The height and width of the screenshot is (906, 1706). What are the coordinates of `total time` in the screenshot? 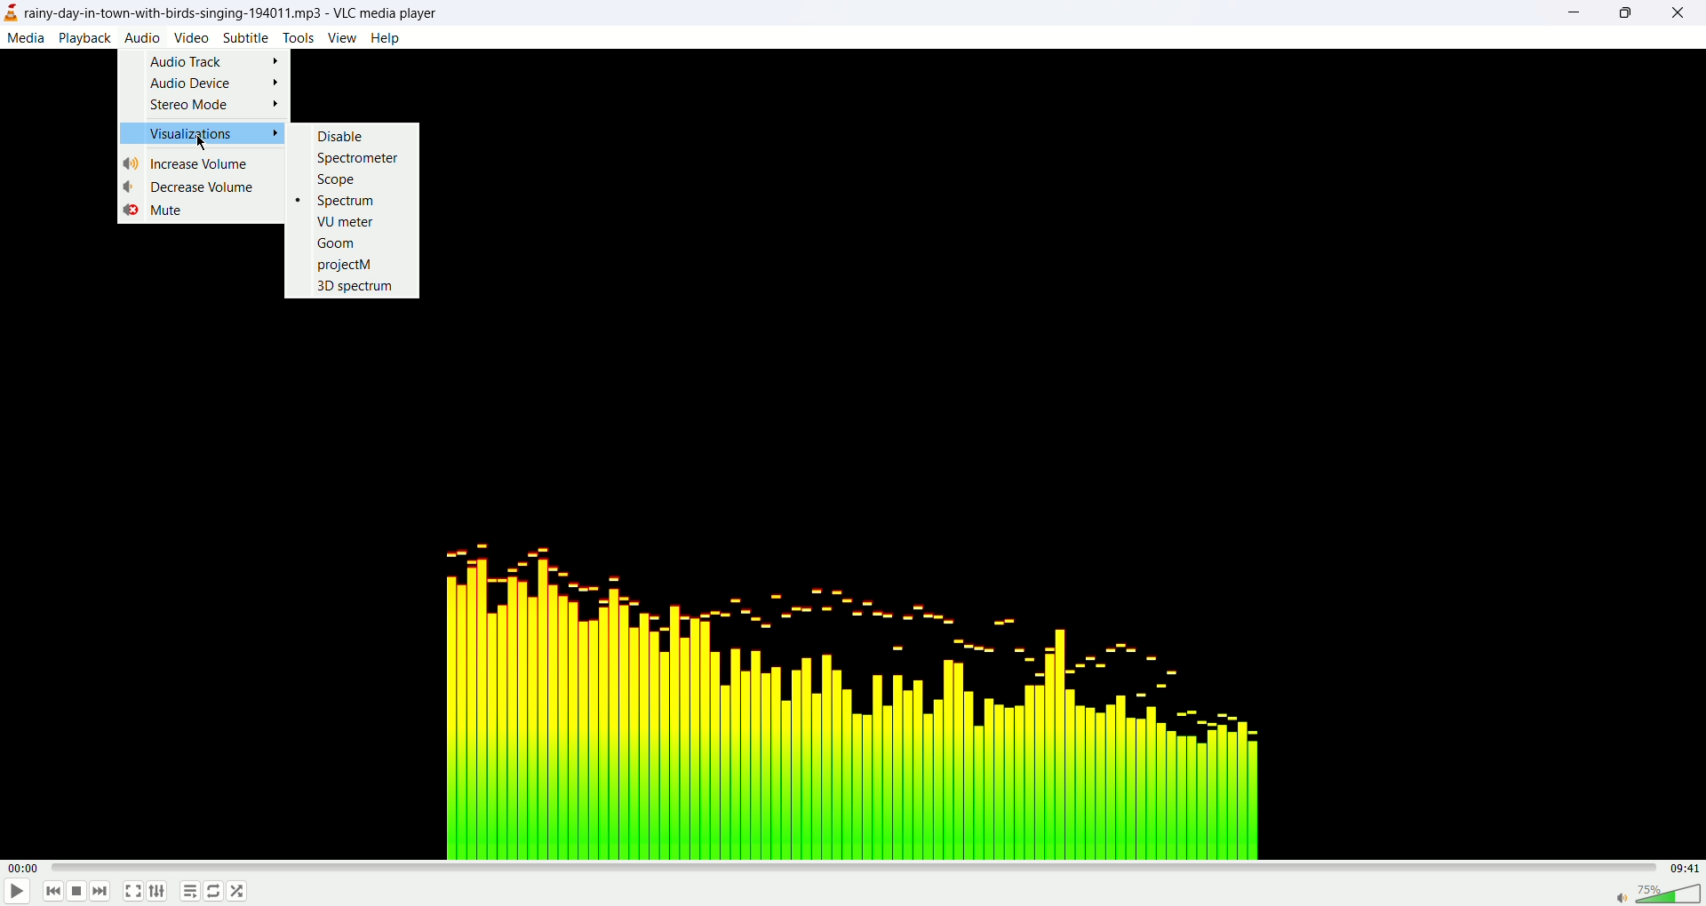 It's located at (1688, 868).